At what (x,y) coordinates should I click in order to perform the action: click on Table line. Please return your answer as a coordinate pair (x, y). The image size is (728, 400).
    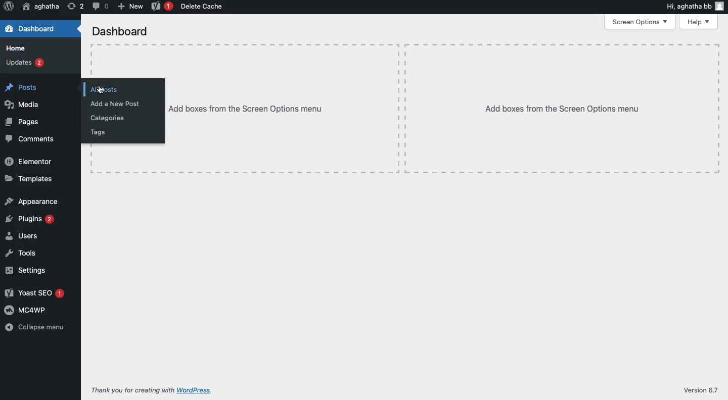
    Looking at the image, I should click on (719, 109).